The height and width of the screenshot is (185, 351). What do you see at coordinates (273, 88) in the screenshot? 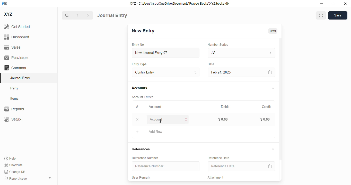
I see `toggle expand/collapse` at bounding box center [273, 88].